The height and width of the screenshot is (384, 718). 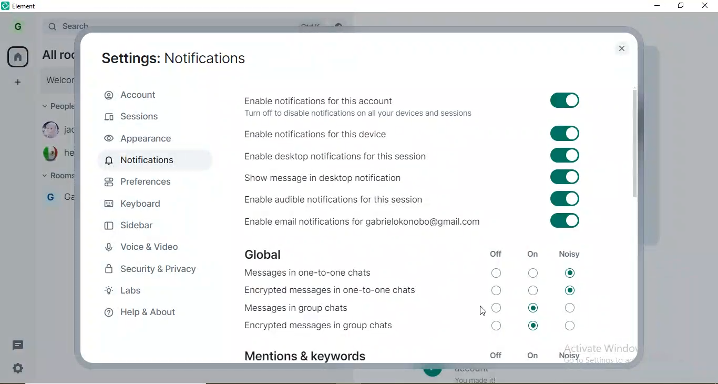 What do you see at coordinates (565, 132) in the screenshot?
I see `toggle` at bounding box center [565, 132].